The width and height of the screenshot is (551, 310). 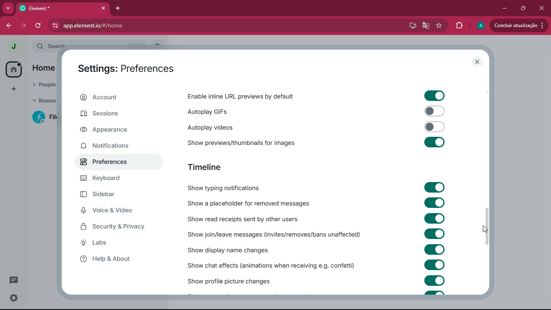 I want to click on extensions, so click(x=458, y=26).